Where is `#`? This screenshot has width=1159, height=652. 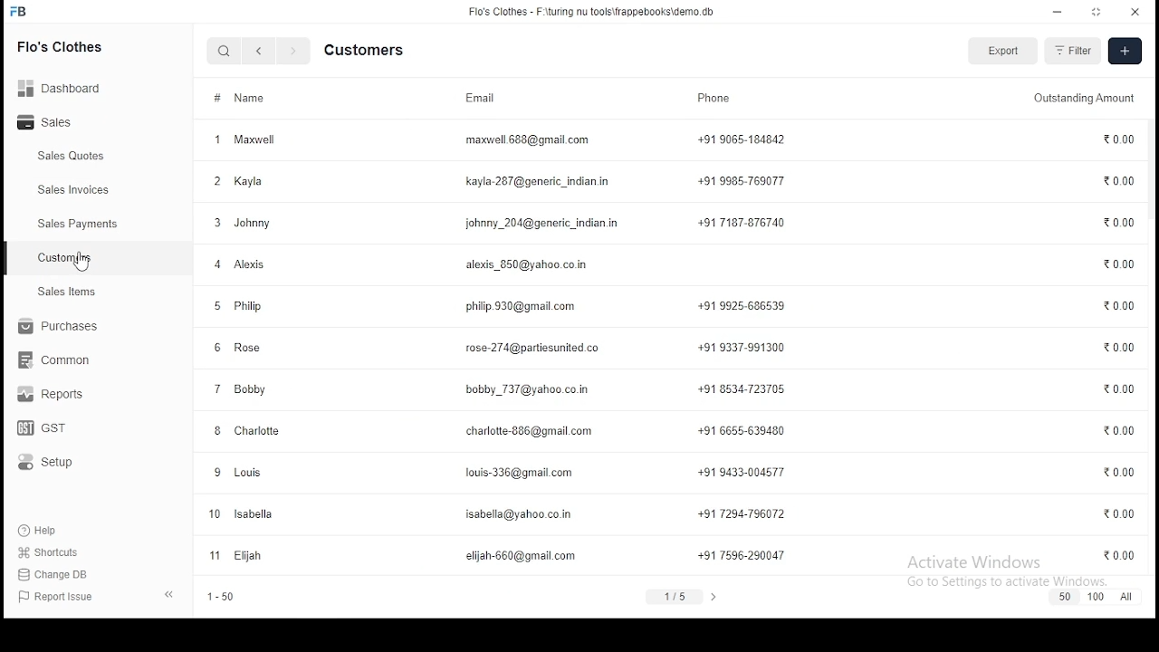
# is located at coordinates (215, 99).